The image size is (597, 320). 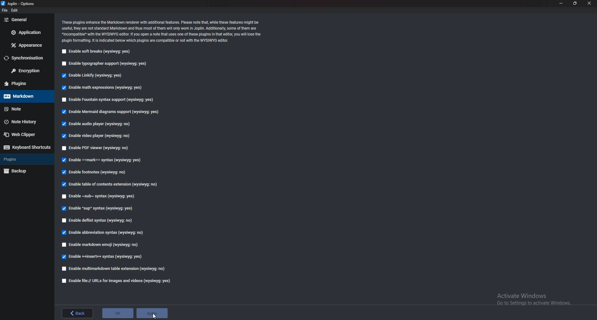 What do you see at coordinates (103, 245) in the screenshot?
I see `enable markdown emoji` at bounding box center [103, 245].